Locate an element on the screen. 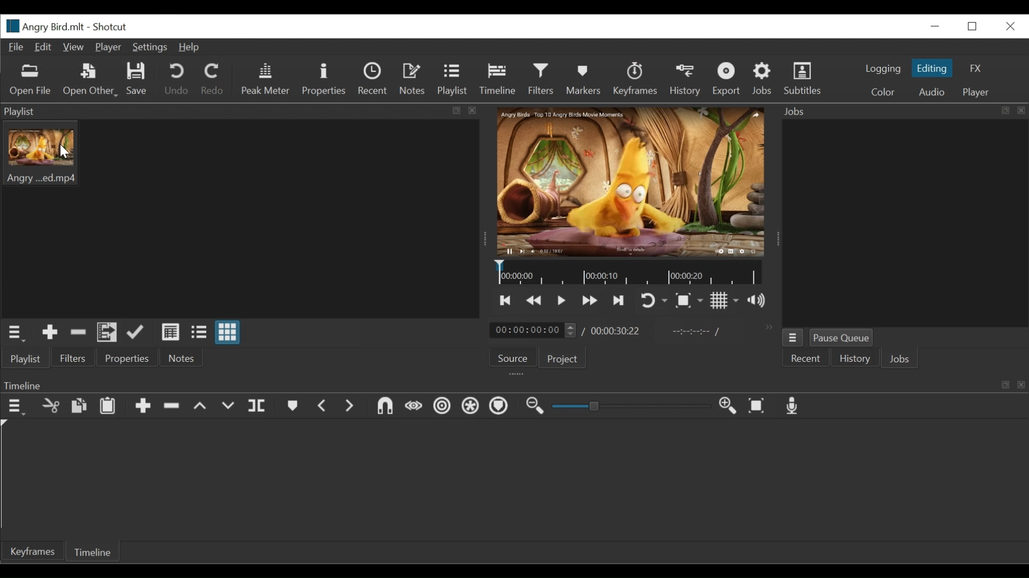 The height and width of the screenshot is (578, 1029). Shotcut is located at coordinates (111, 27).